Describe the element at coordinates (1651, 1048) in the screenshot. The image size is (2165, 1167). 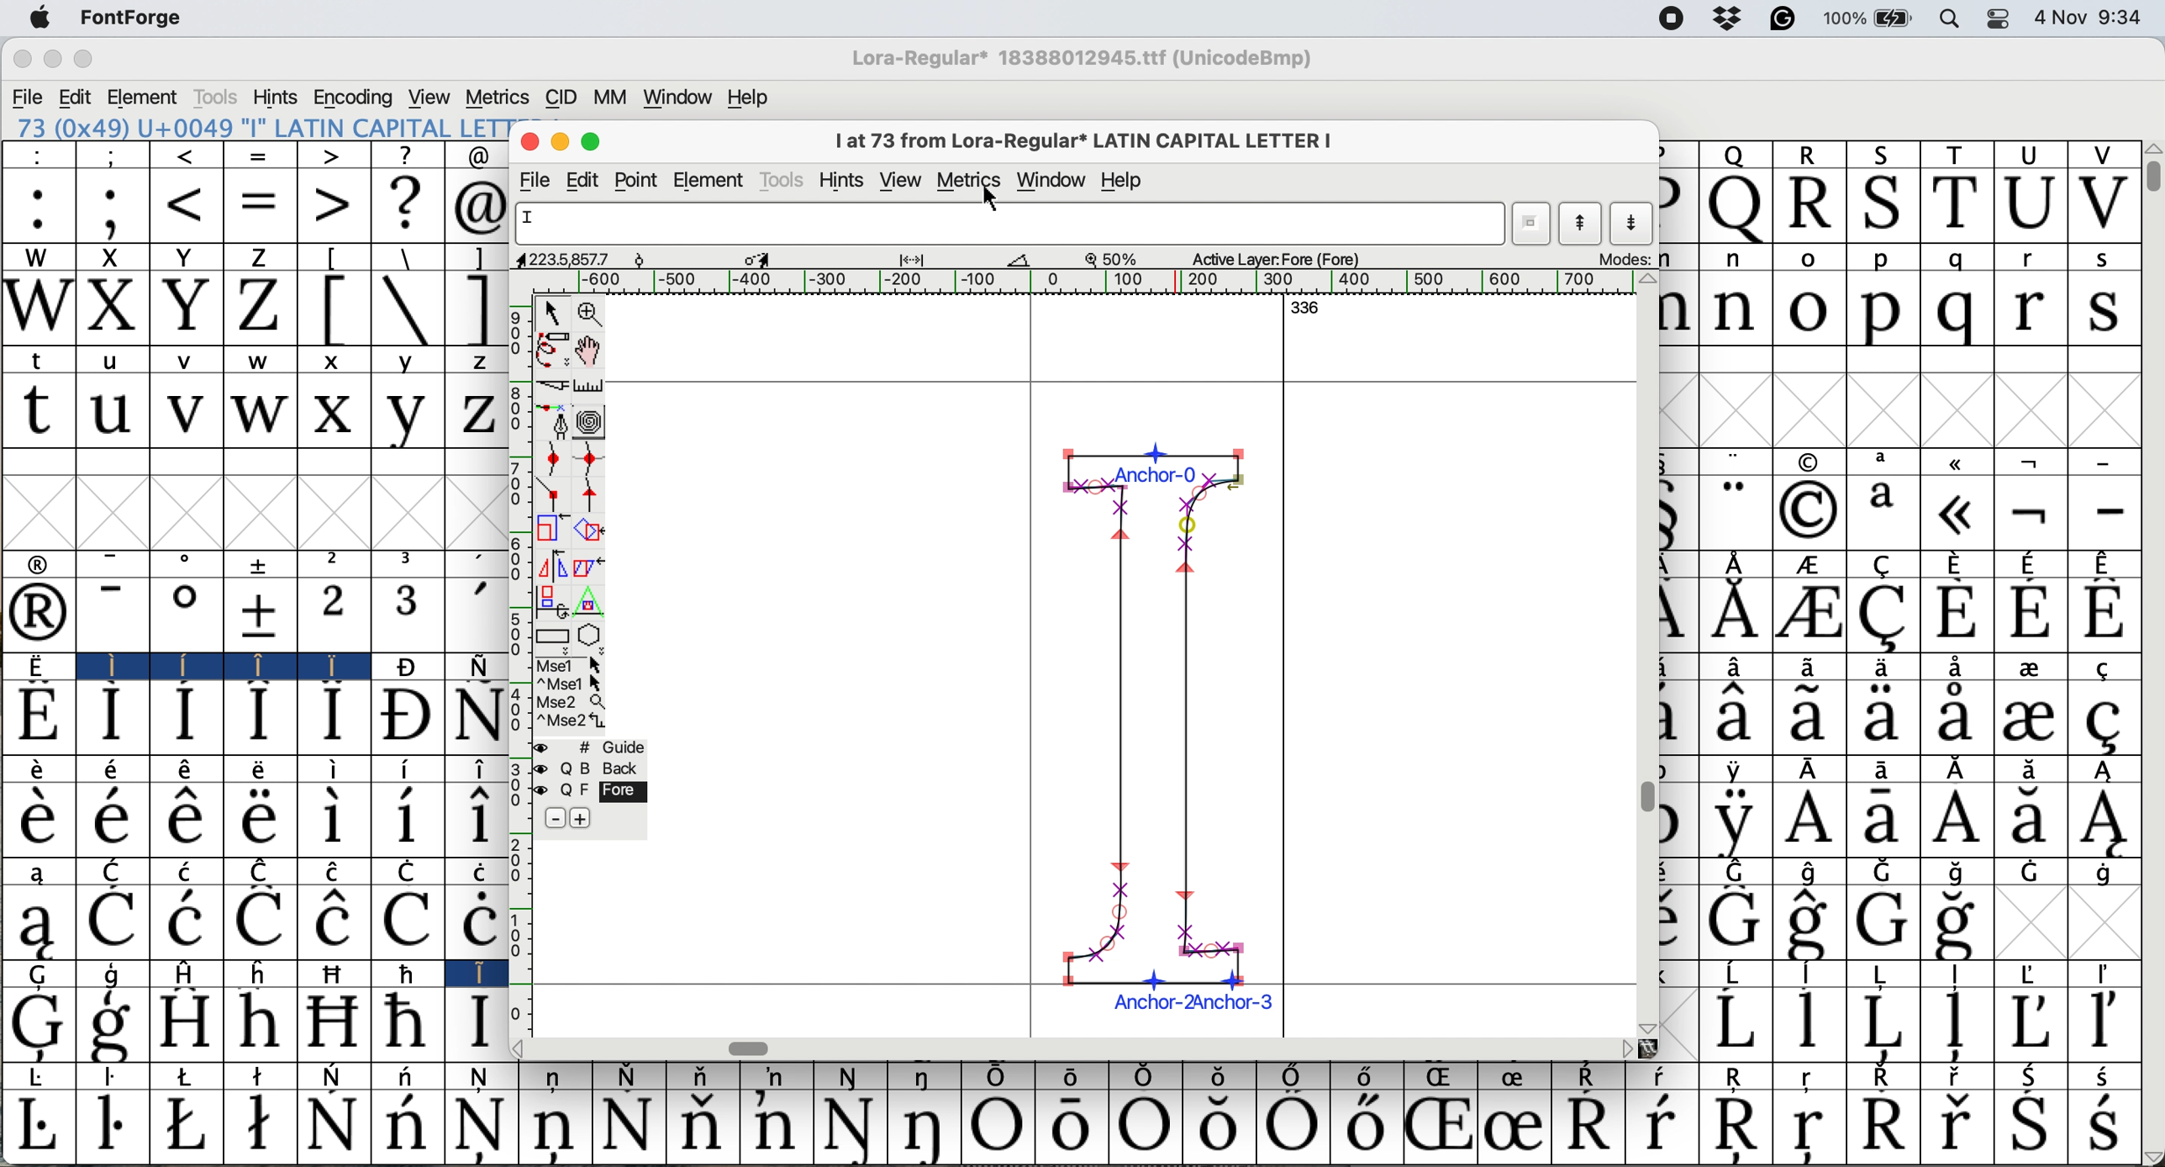
I see `` at that location.